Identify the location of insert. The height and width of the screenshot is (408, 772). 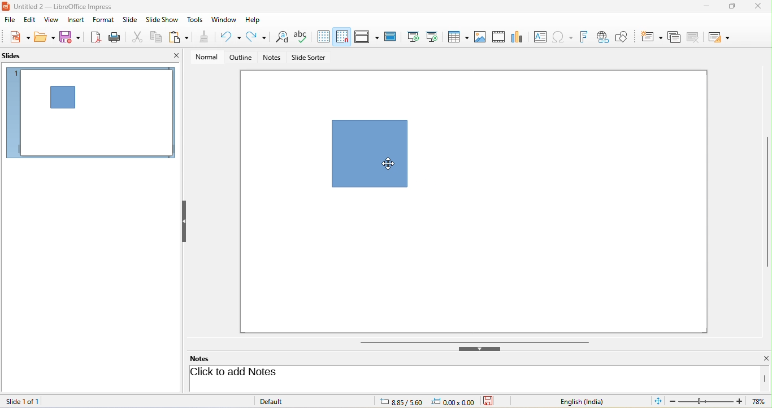
(75, 20).